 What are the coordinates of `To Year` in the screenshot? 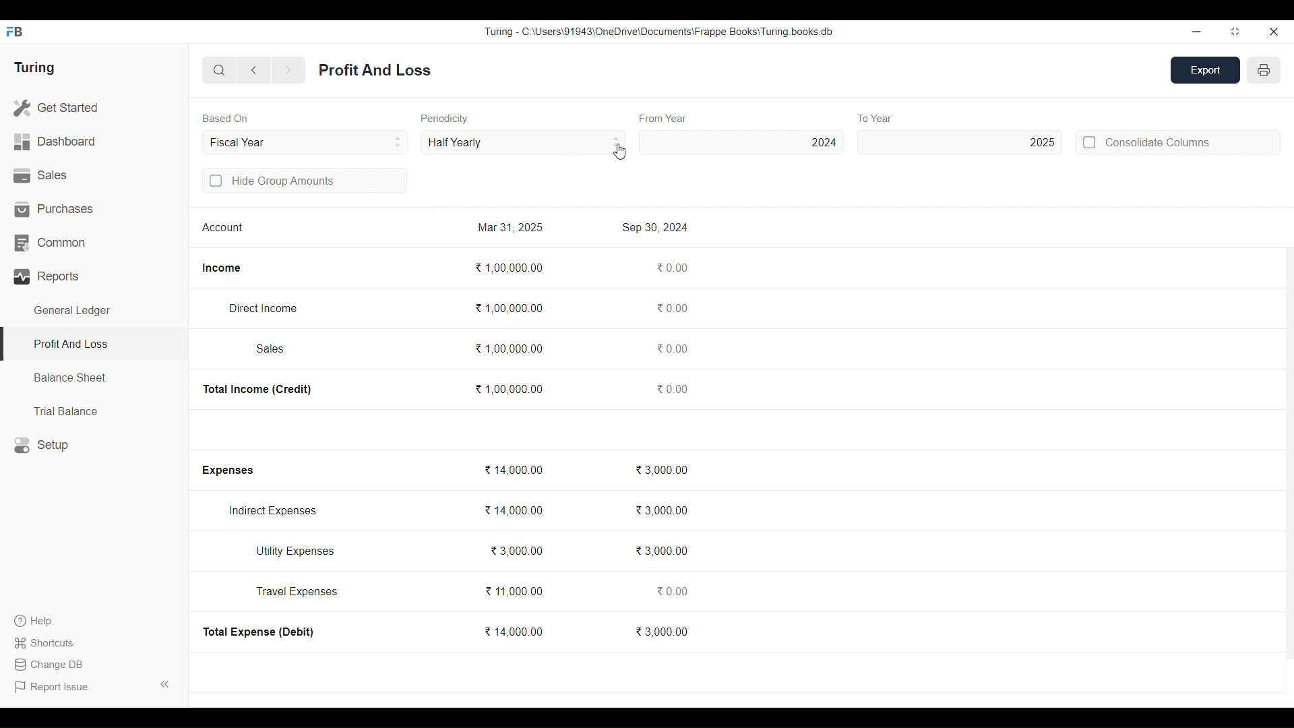 It's located at (876, 118).